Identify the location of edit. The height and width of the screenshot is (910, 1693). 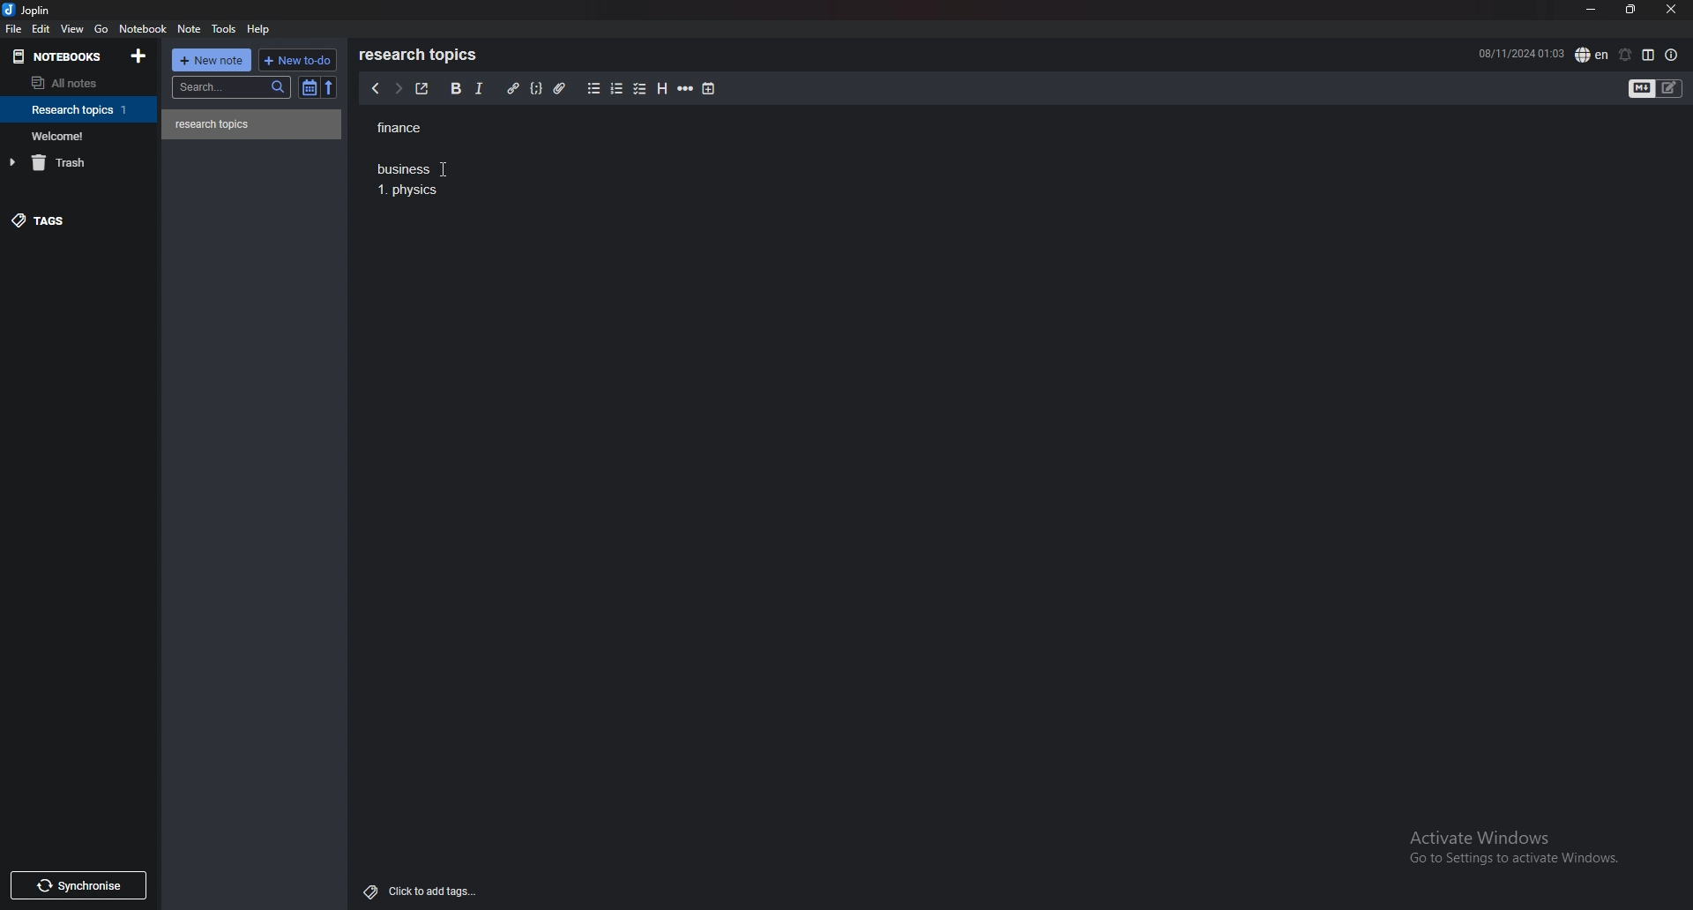
(41, 28).